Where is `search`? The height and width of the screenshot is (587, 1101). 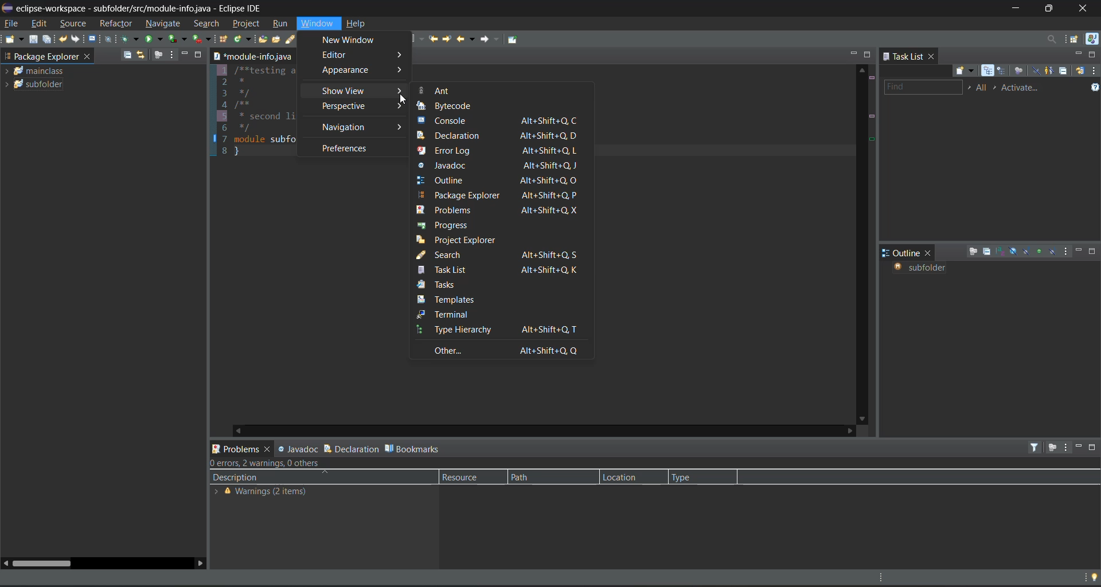 search is located at coordinates (209, 24).